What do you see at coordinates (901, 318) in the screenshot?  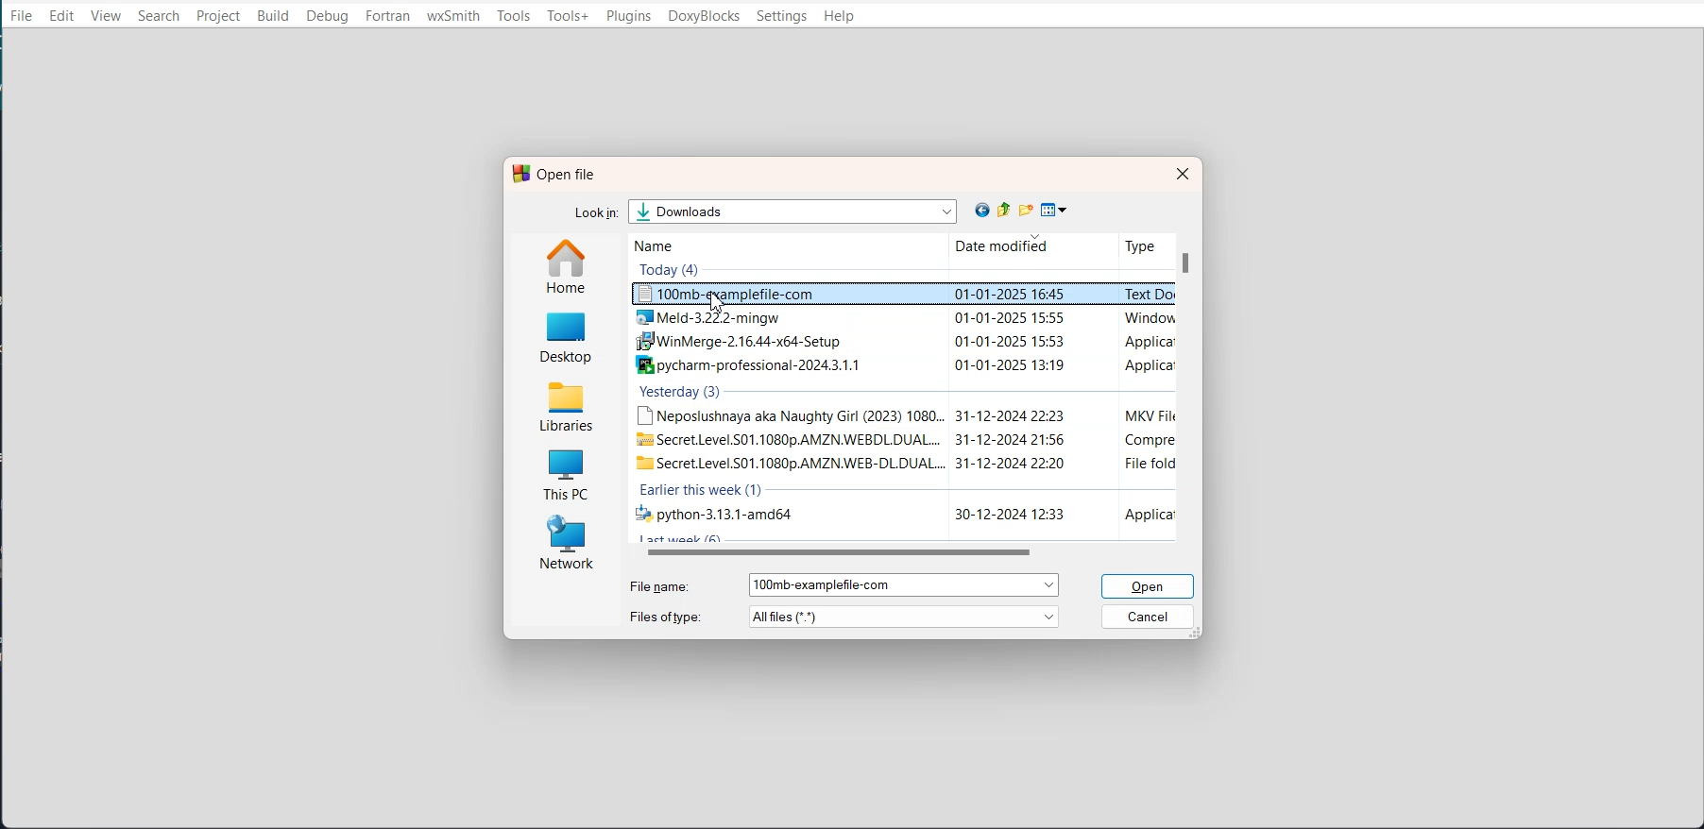 I see `meld-3.22.2-mingw` at bounding box center [901, 318].